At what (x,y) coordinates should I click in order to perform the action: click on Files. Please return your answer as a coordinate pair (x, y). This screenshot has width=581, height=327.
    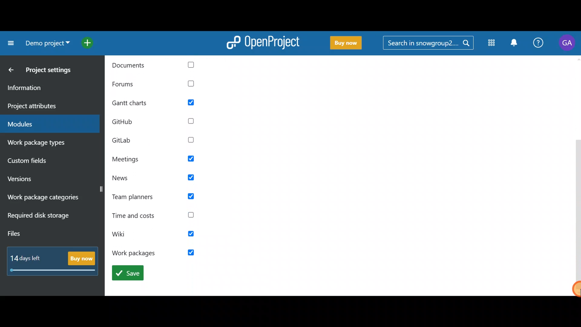
    Looking at the image, I should click on (31, 235).